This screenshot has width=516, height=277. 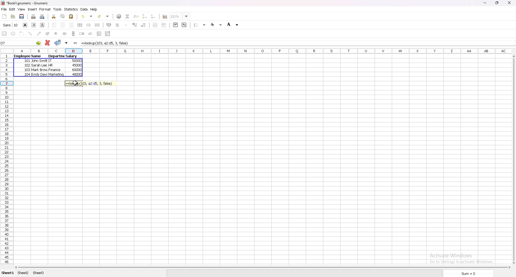 What do you see at coordinates (42, 16) in the screenshot?
I see `print preview` at bounding box center [42, 16].